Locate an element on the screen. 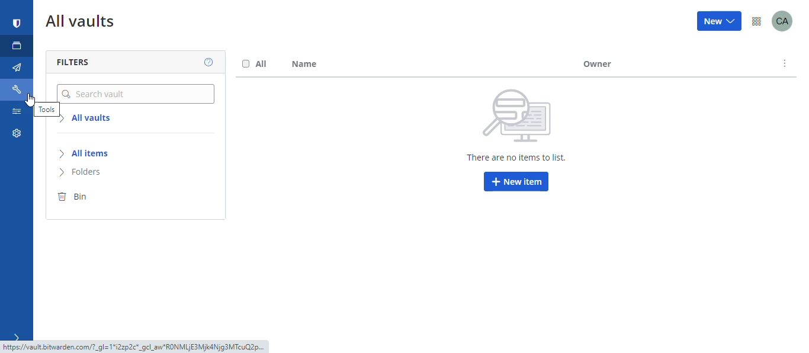 This screenshot has width=809, height=353. Name is located at coordinates (307, 65).